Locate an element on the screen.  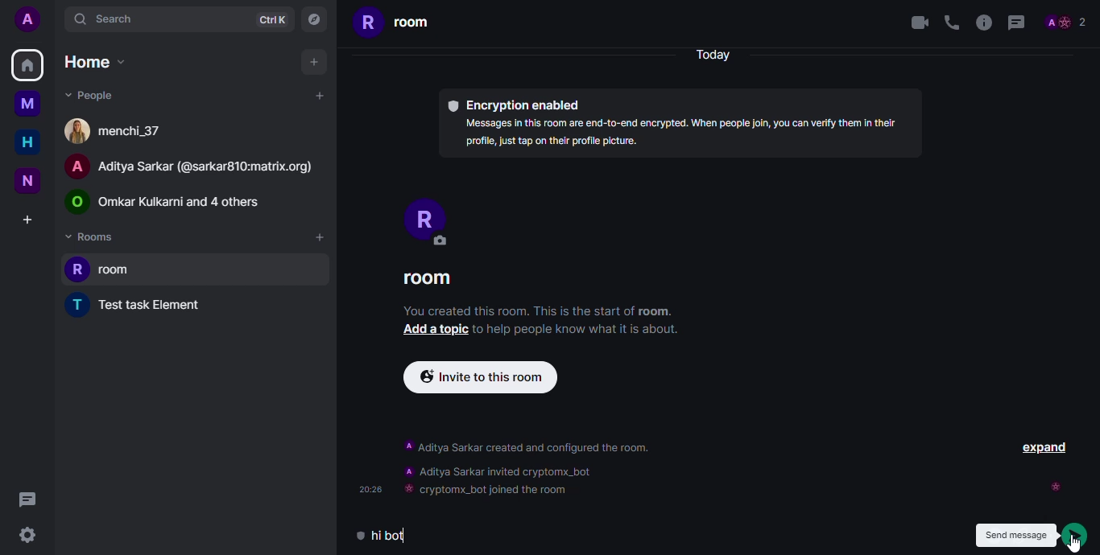
EXPAND is located at coordinates (1044, 446).